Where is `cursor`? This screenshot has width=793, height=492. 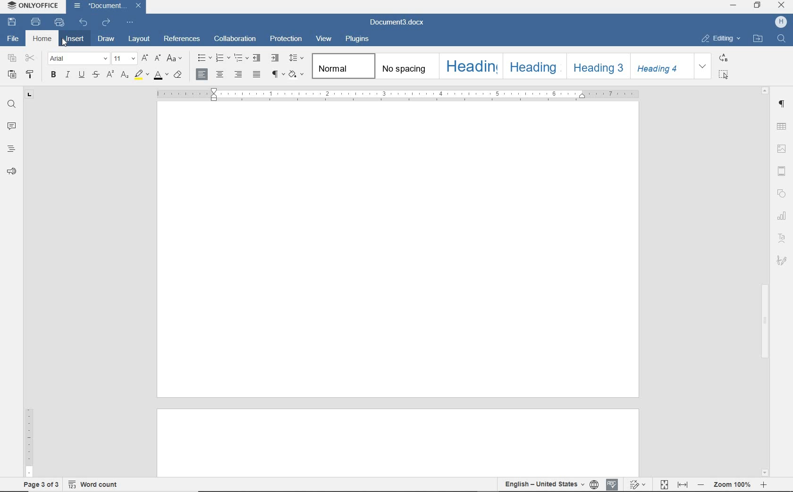 cursor is located at coordinates (68, 43).